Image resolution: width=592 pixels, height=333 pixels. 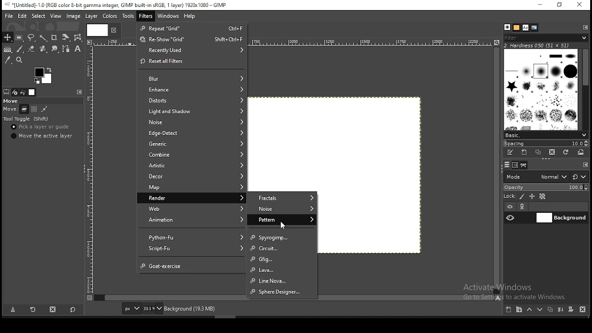 I want to click on vertical scale, so click(x=91, y=173).